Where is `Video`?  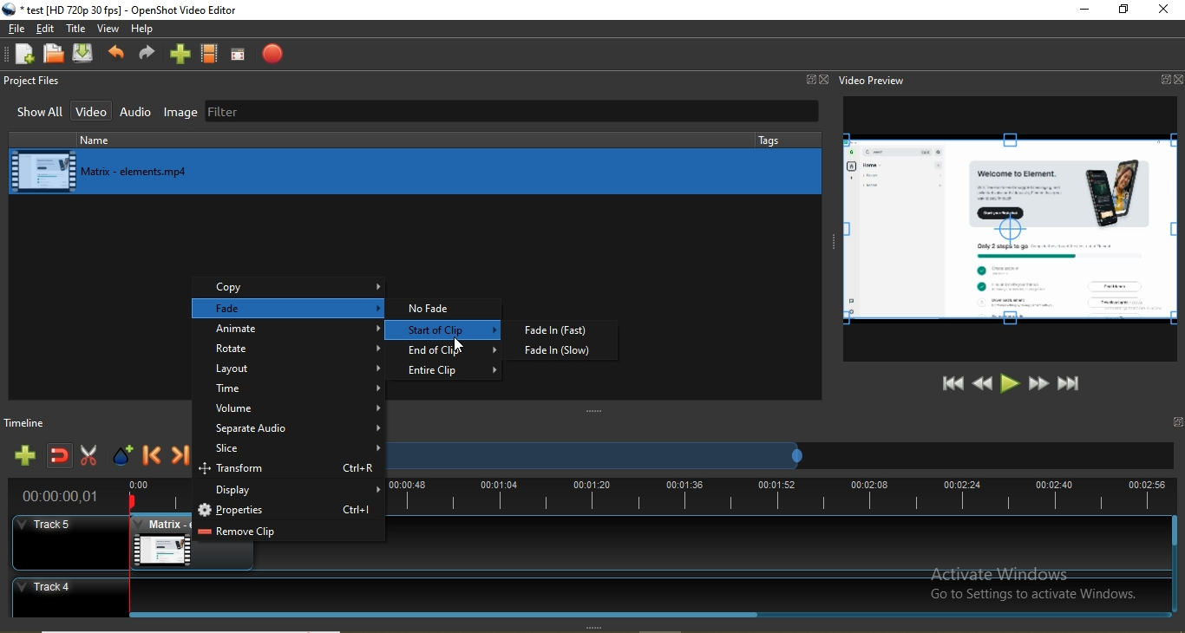 Video is located at coordinates (93, 111).